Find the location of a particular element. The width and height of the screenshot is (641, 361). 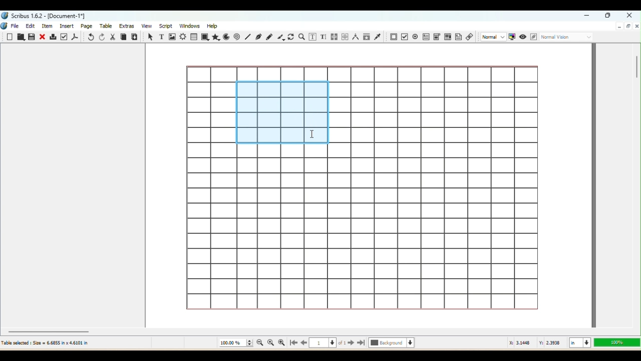

Item is located at coordinates (49, 26).